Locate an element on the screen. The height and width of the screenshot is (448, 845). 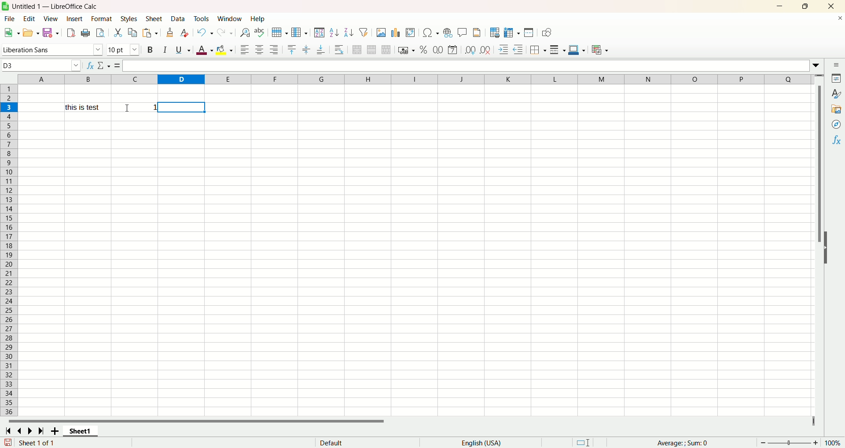
standard selection is located at coordinates (584, 442).